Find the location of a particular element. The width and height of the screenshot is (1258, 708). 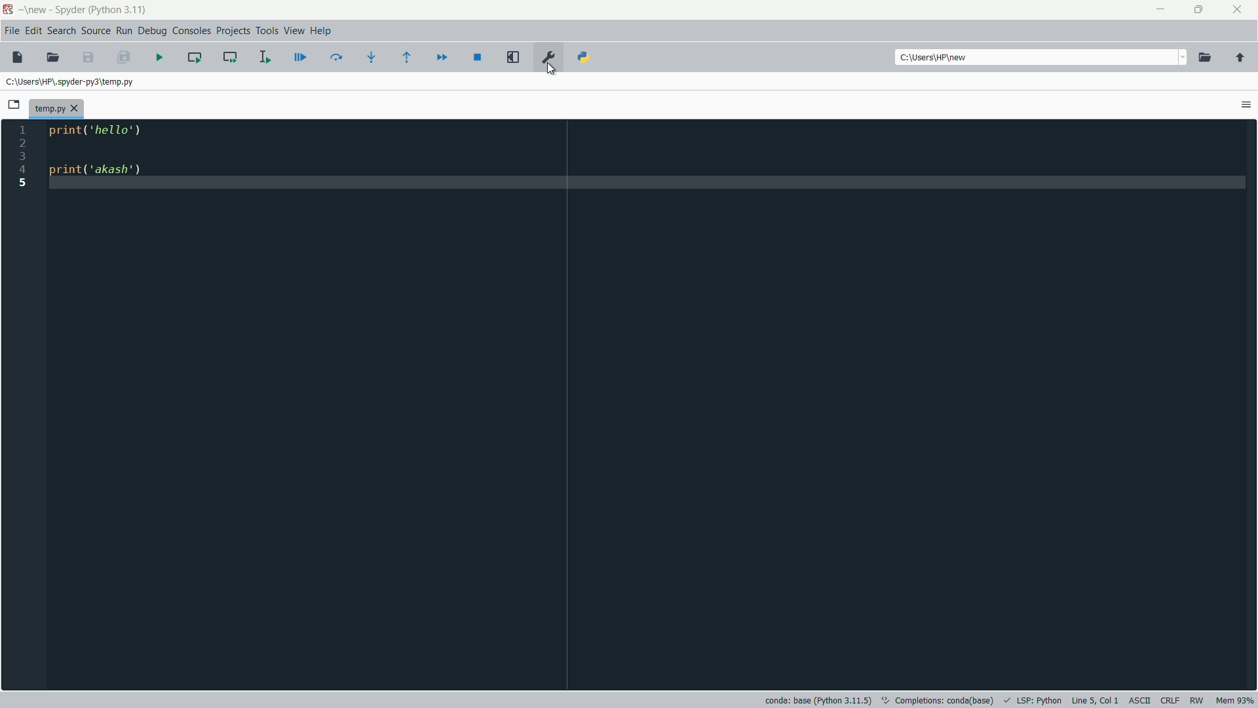

projects menu is located at coordinates (233, 31).